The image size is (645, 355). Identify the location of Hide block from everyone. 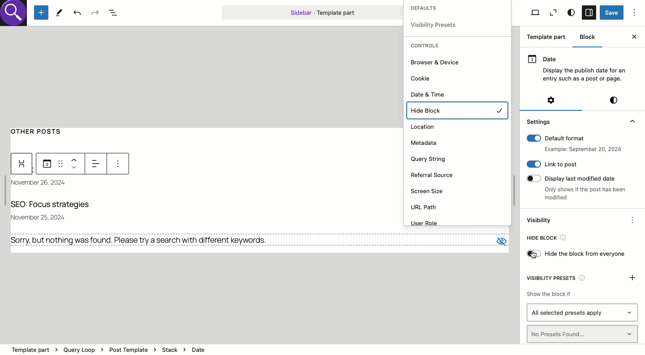
(576, 254).